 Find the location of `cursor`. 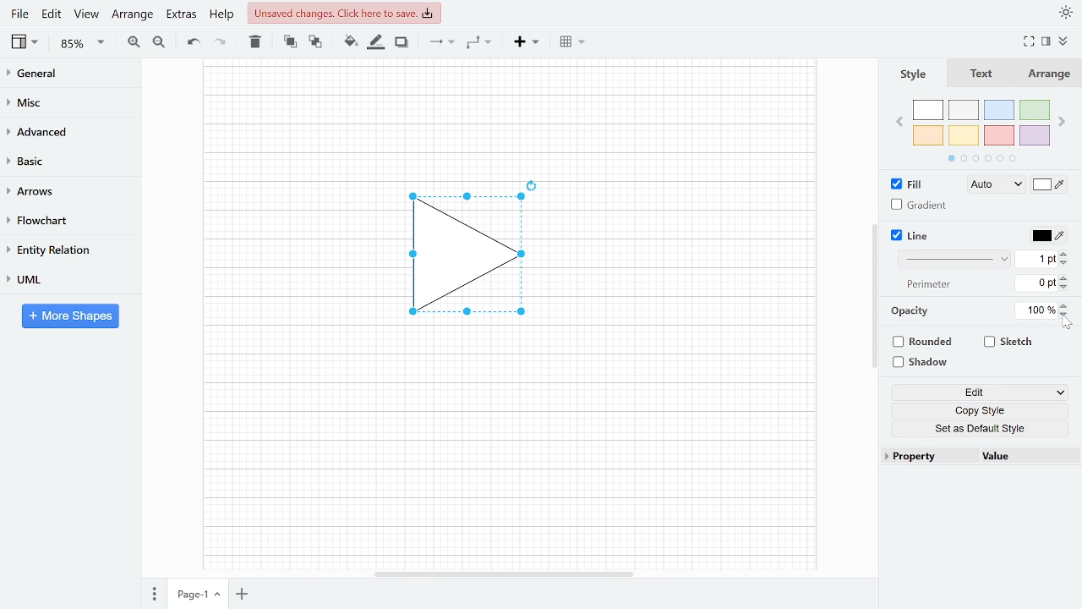

cursor is located at coordinates (1068, 324).